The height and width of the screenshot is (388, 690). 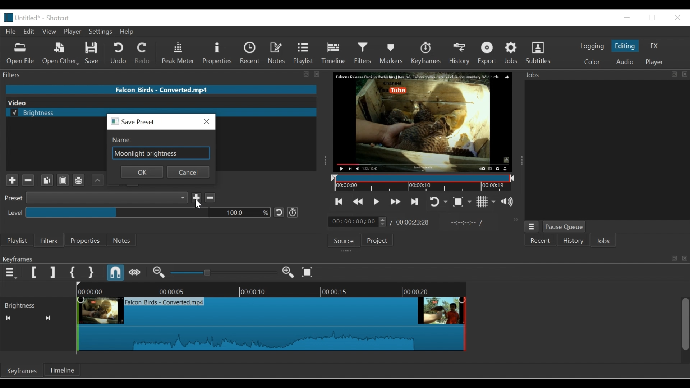 What do you see at coordinates (592, 61) in the screenshot?
I see `Color` at bounding box center [592, 61].